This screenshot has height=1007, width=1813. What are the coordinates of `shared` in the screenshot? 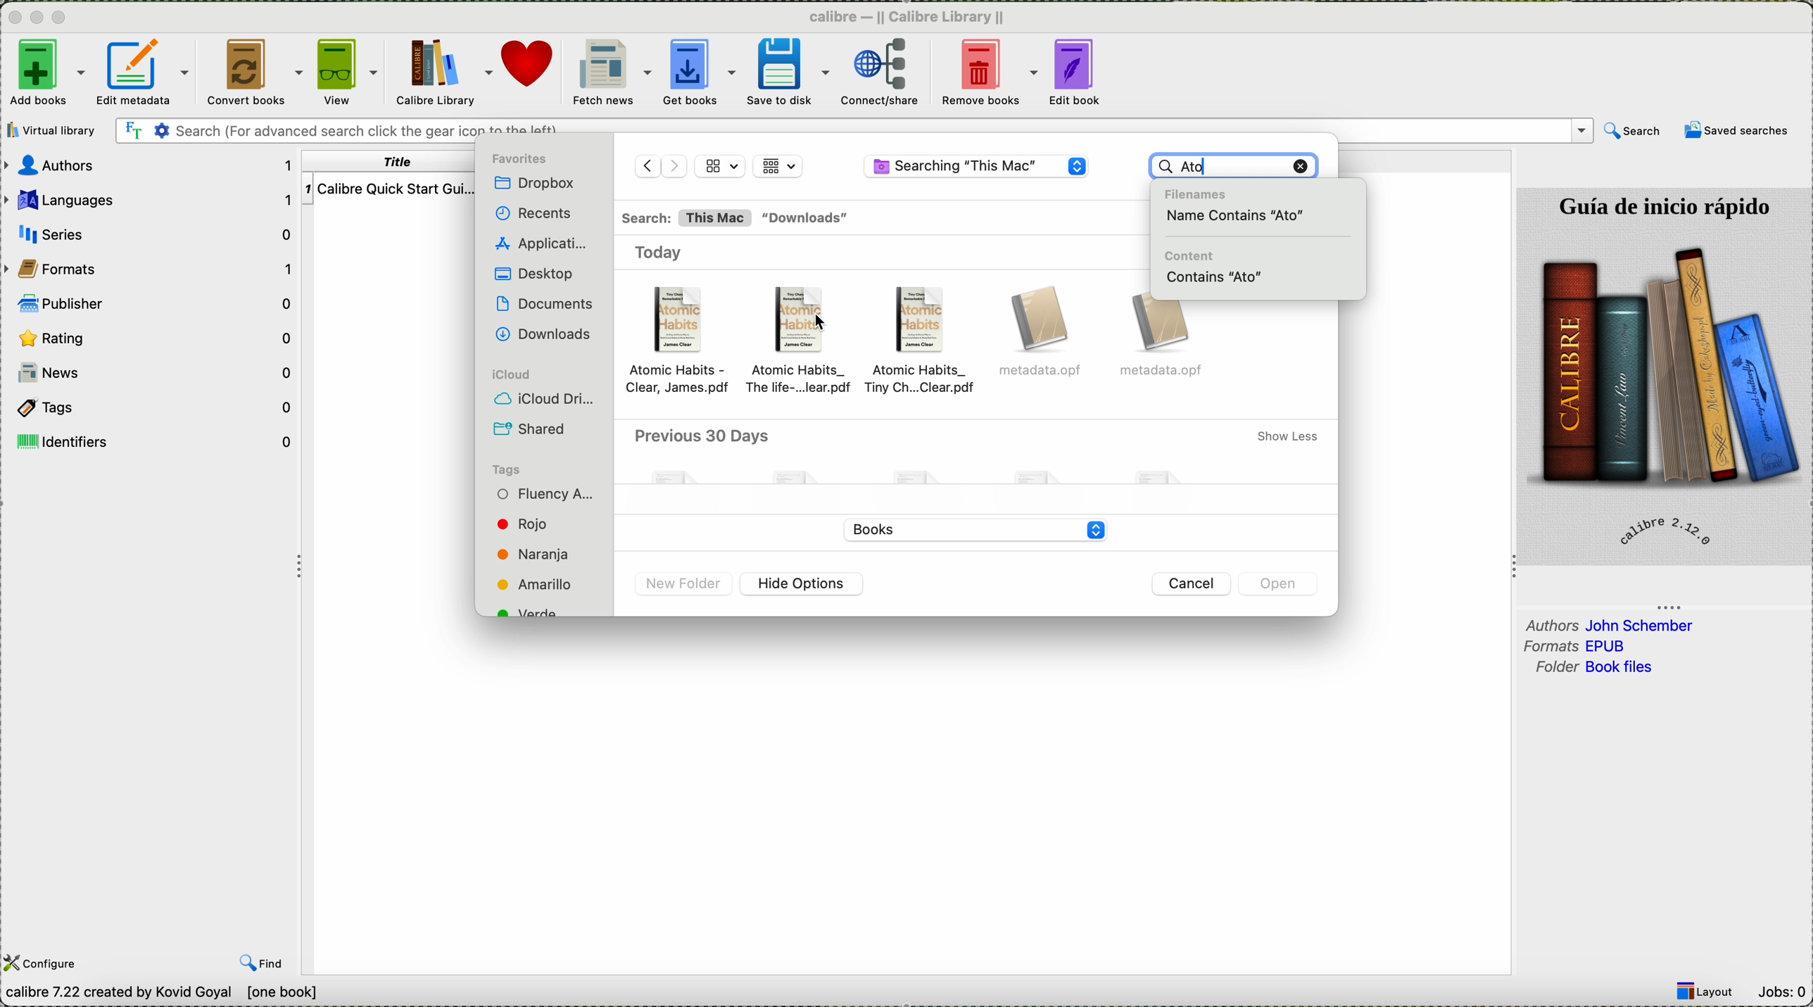 It's located at (535, 429).